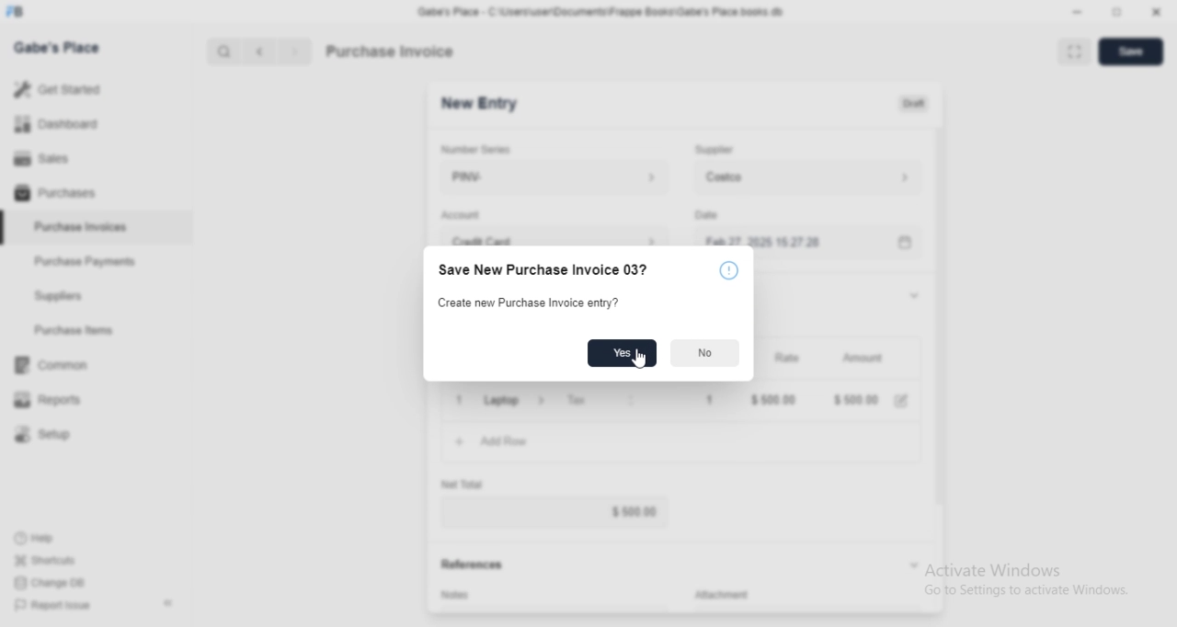 The width and height of the screenshot is (1177, 627). Describe the element at coordinates (639, 359) in the screenshot. I see `Cursor` at that location.